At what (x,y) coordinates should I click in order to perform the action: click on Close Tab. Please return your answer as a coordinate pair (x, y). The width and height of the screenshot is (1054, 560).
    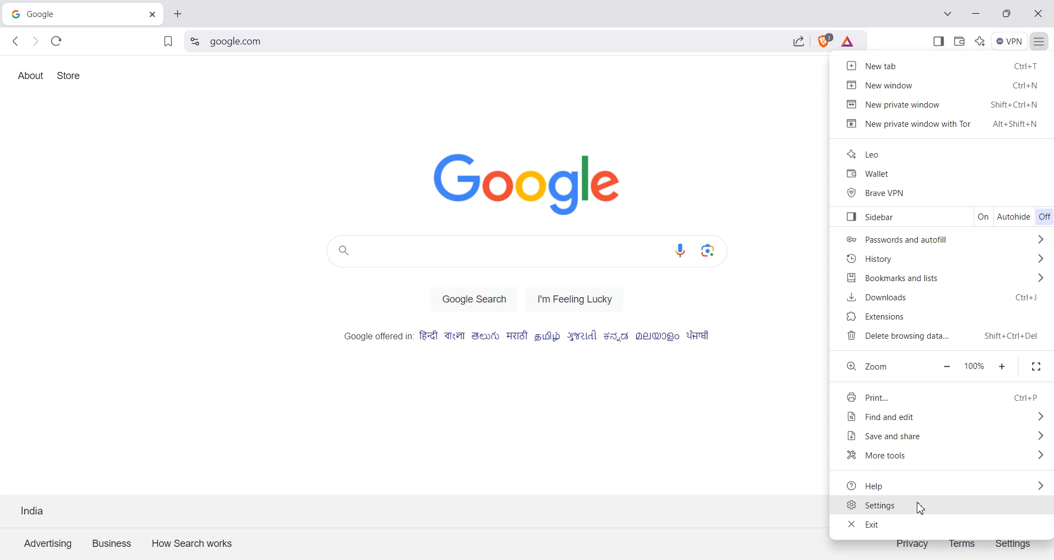
    Looking at the image, I should click on (176, 13).